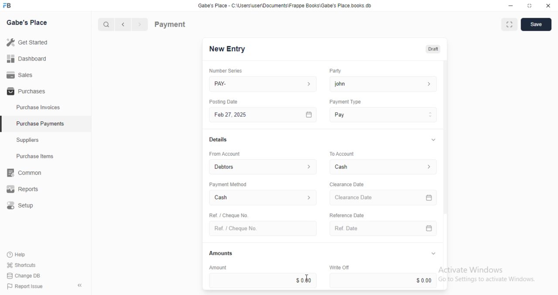 The width and height of the screenshot is (558, 295). I want to click on New Entry, so click(228, 49).